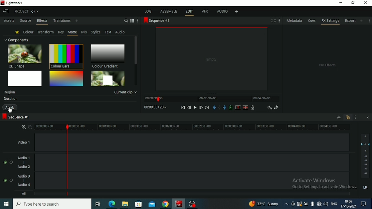 The height and width of the screenshot is (209, 372). Describe the element at coordinates (166, 204) in the screenshot. I see `Chrome` at that location.